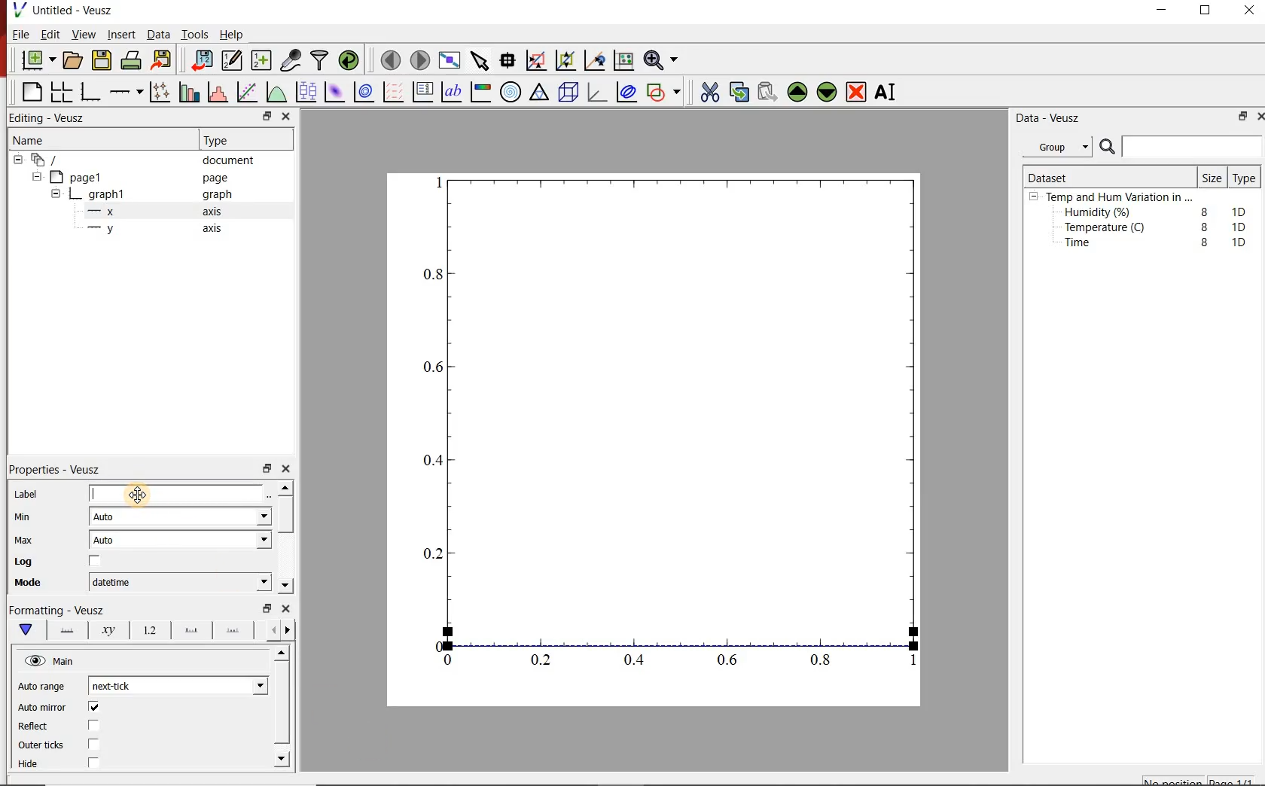 This screenshot has width=1265, height=786. I want to click on Group., so click(1060, 144).